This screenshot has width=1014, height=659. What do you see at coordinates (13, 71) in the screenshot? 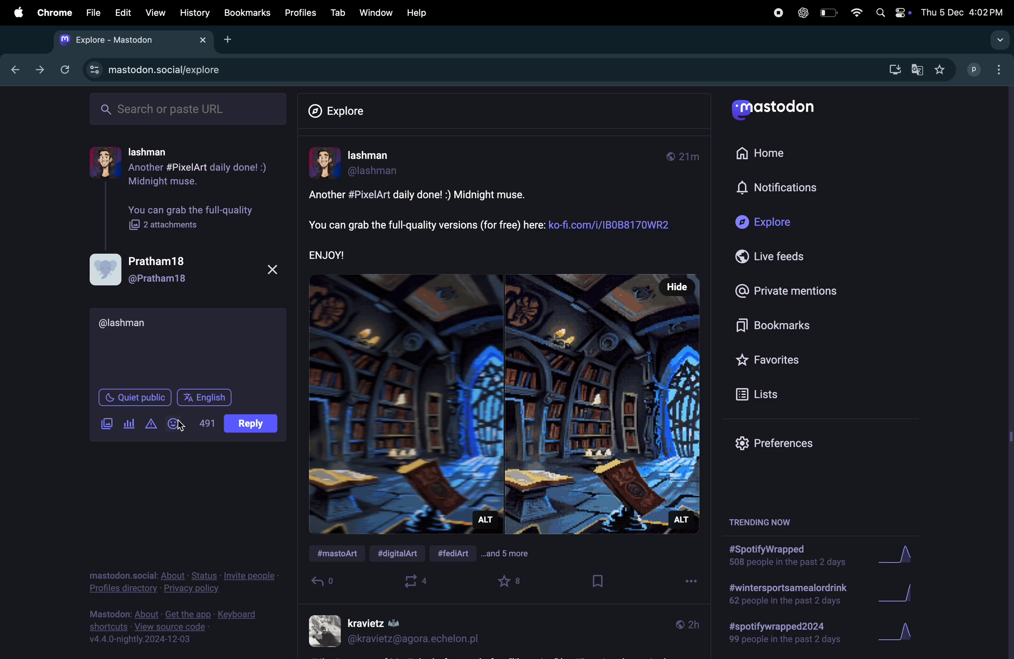
I see `previous tab` at bounding box center [13, 71].